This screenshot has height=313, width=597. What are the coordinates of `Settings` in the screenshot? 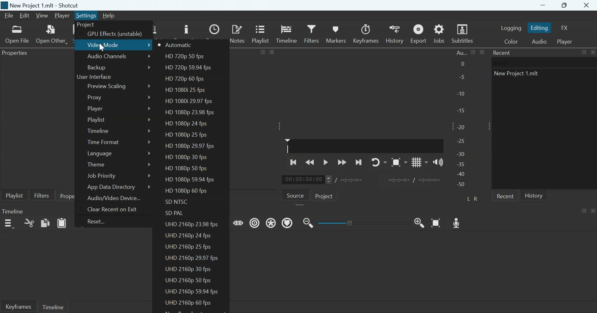 It's located at (86, 15).